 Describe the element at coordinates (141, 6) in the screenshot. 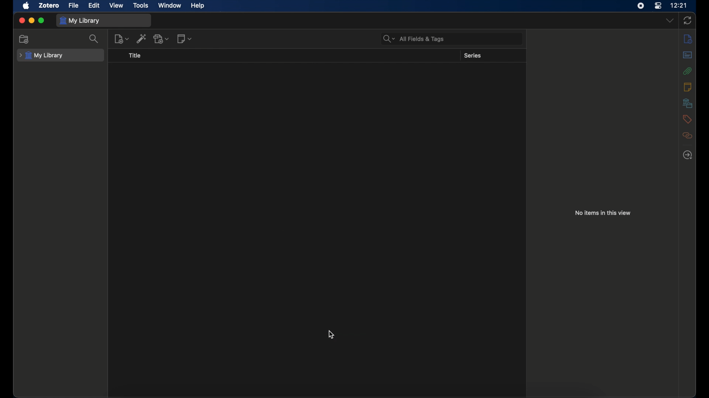

I see `tools` at that location.